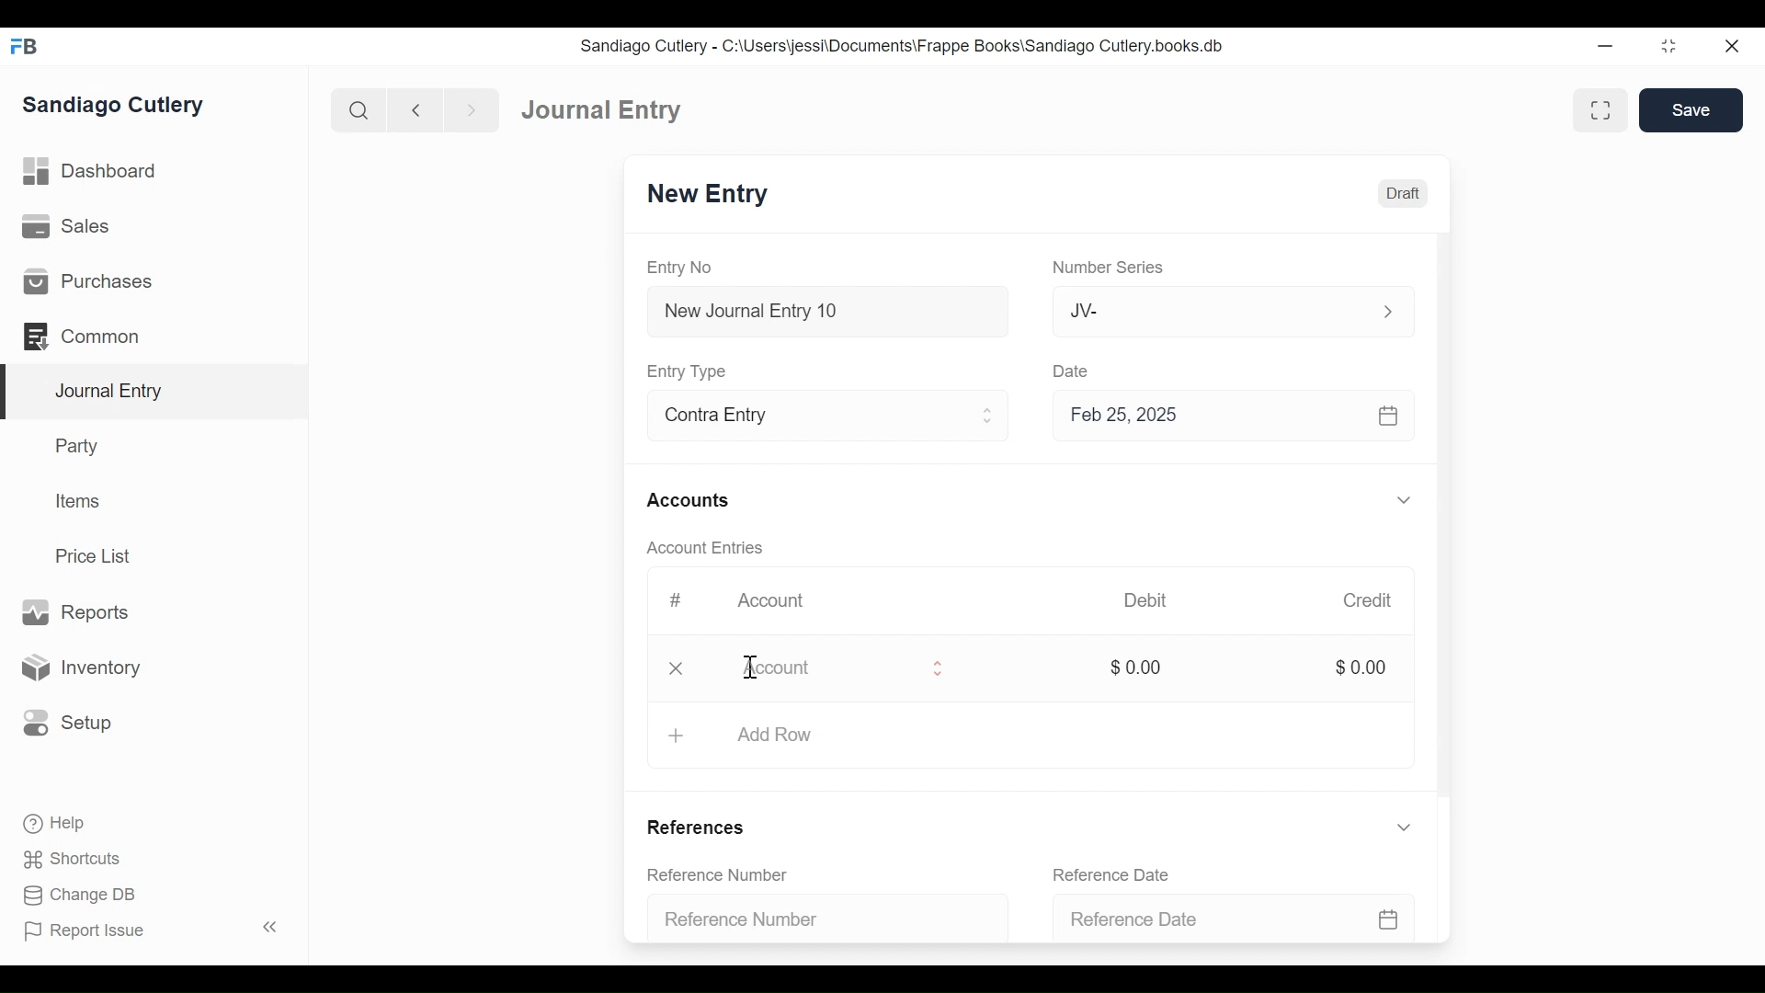  I want to click on Reference Number, so click(818, 917).